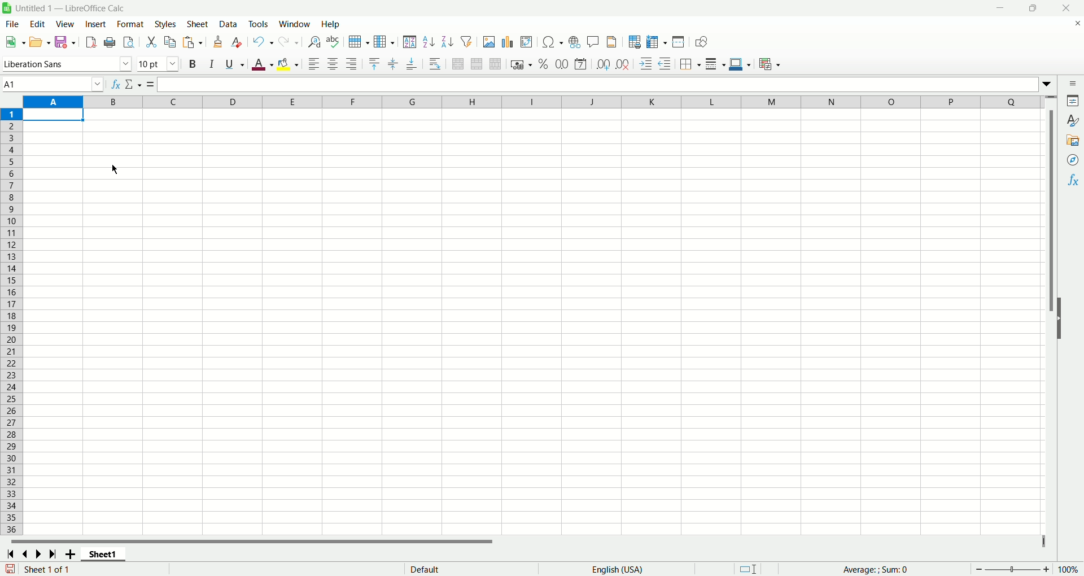 The width and height of the screenshot is (1084, 576). Describe the element at coordinates (414, 63) in the screenshot. I see `align bottom` at that location.